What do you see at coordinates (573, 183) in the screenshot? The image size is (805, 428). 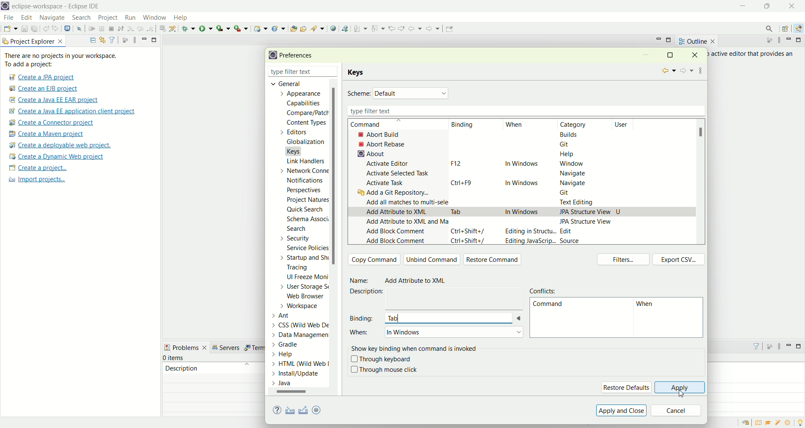 I see `navigate` at bounding box center [573, 183].